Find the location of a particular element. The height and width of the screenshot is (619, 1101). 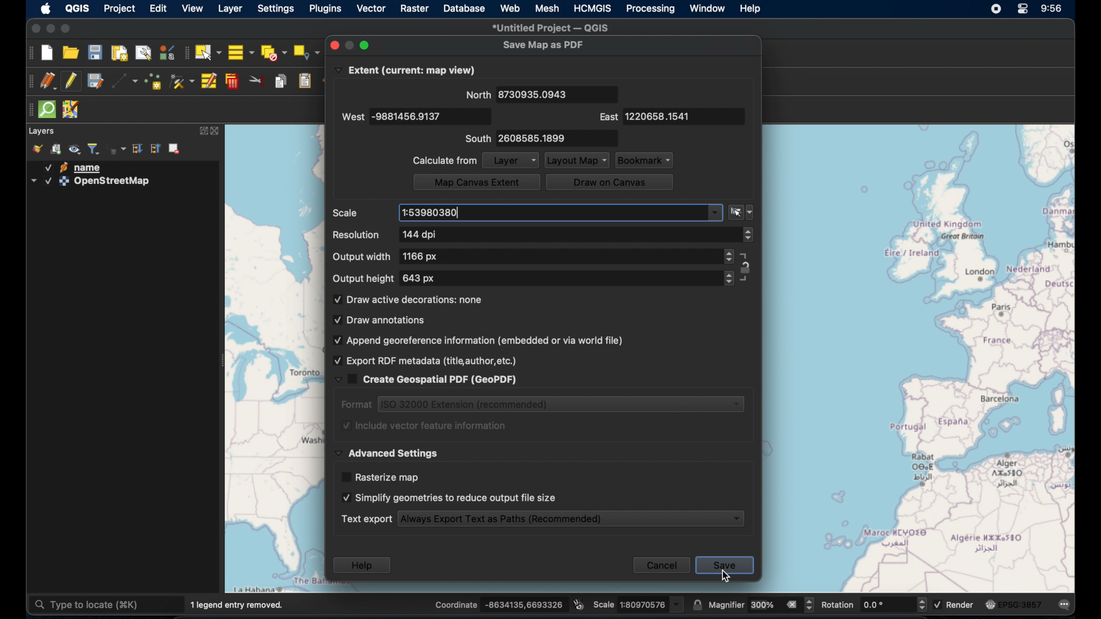

expand is located at coordinates (201, 131).